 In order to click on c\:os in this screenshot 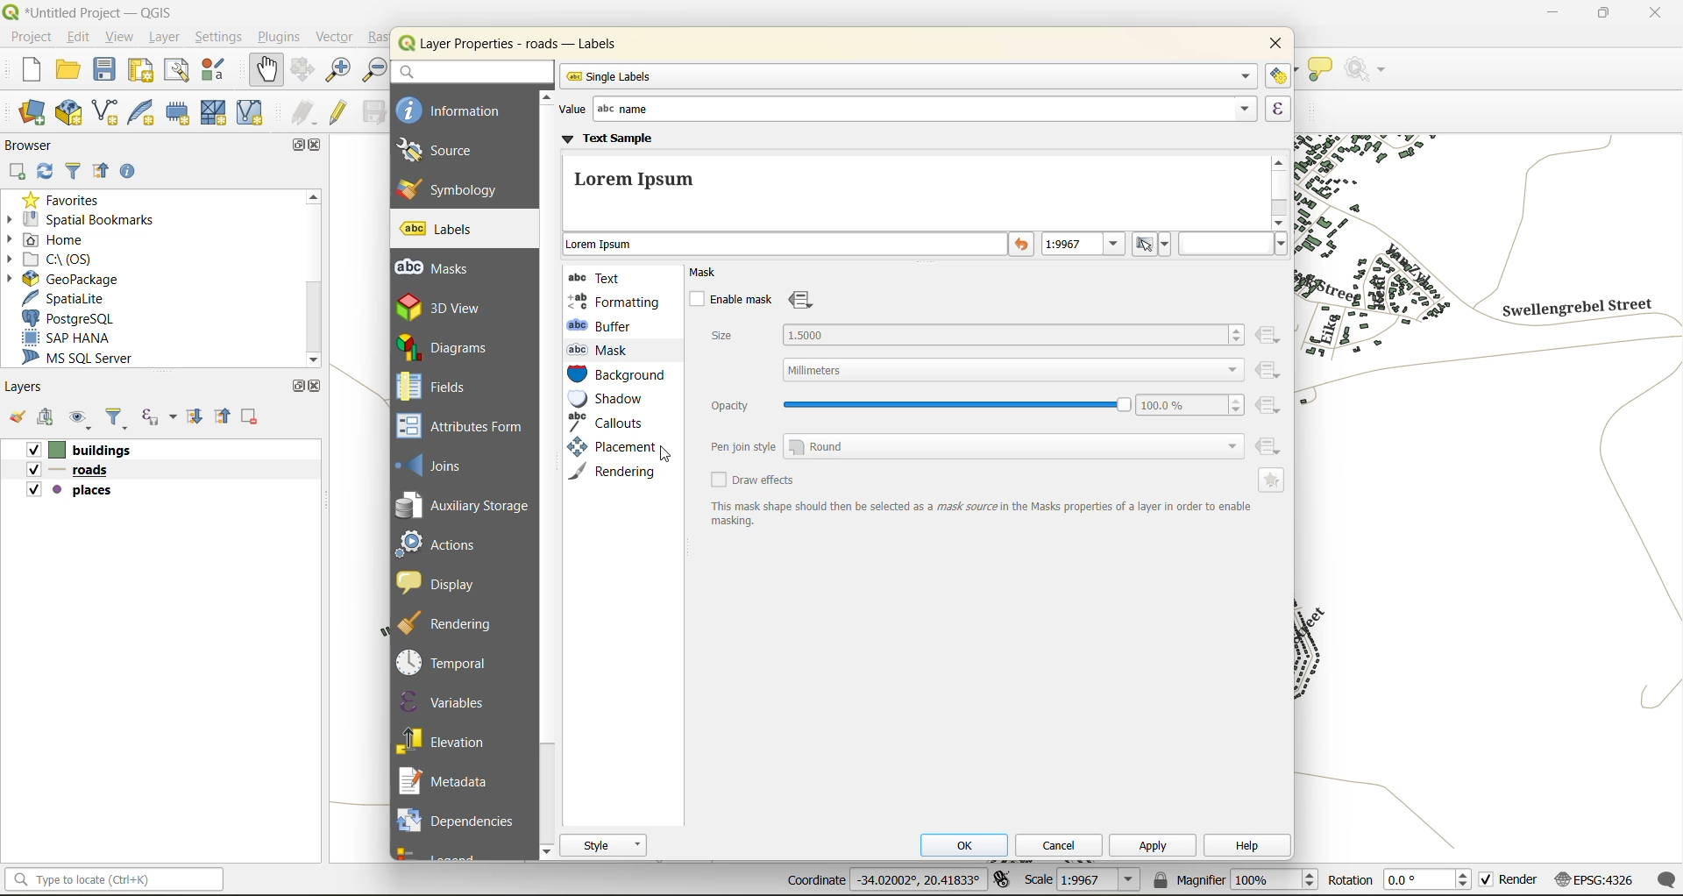, I will do `click(63, 260)`.